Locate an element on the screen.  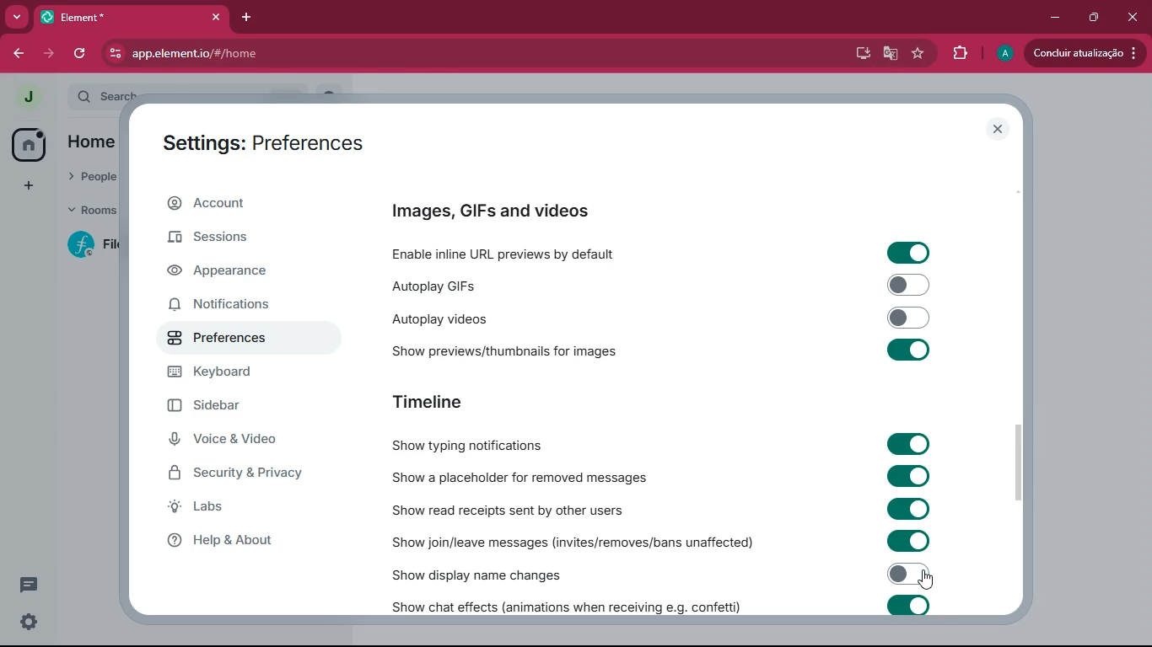
toggle on/off is located at coordinates (910, 444).